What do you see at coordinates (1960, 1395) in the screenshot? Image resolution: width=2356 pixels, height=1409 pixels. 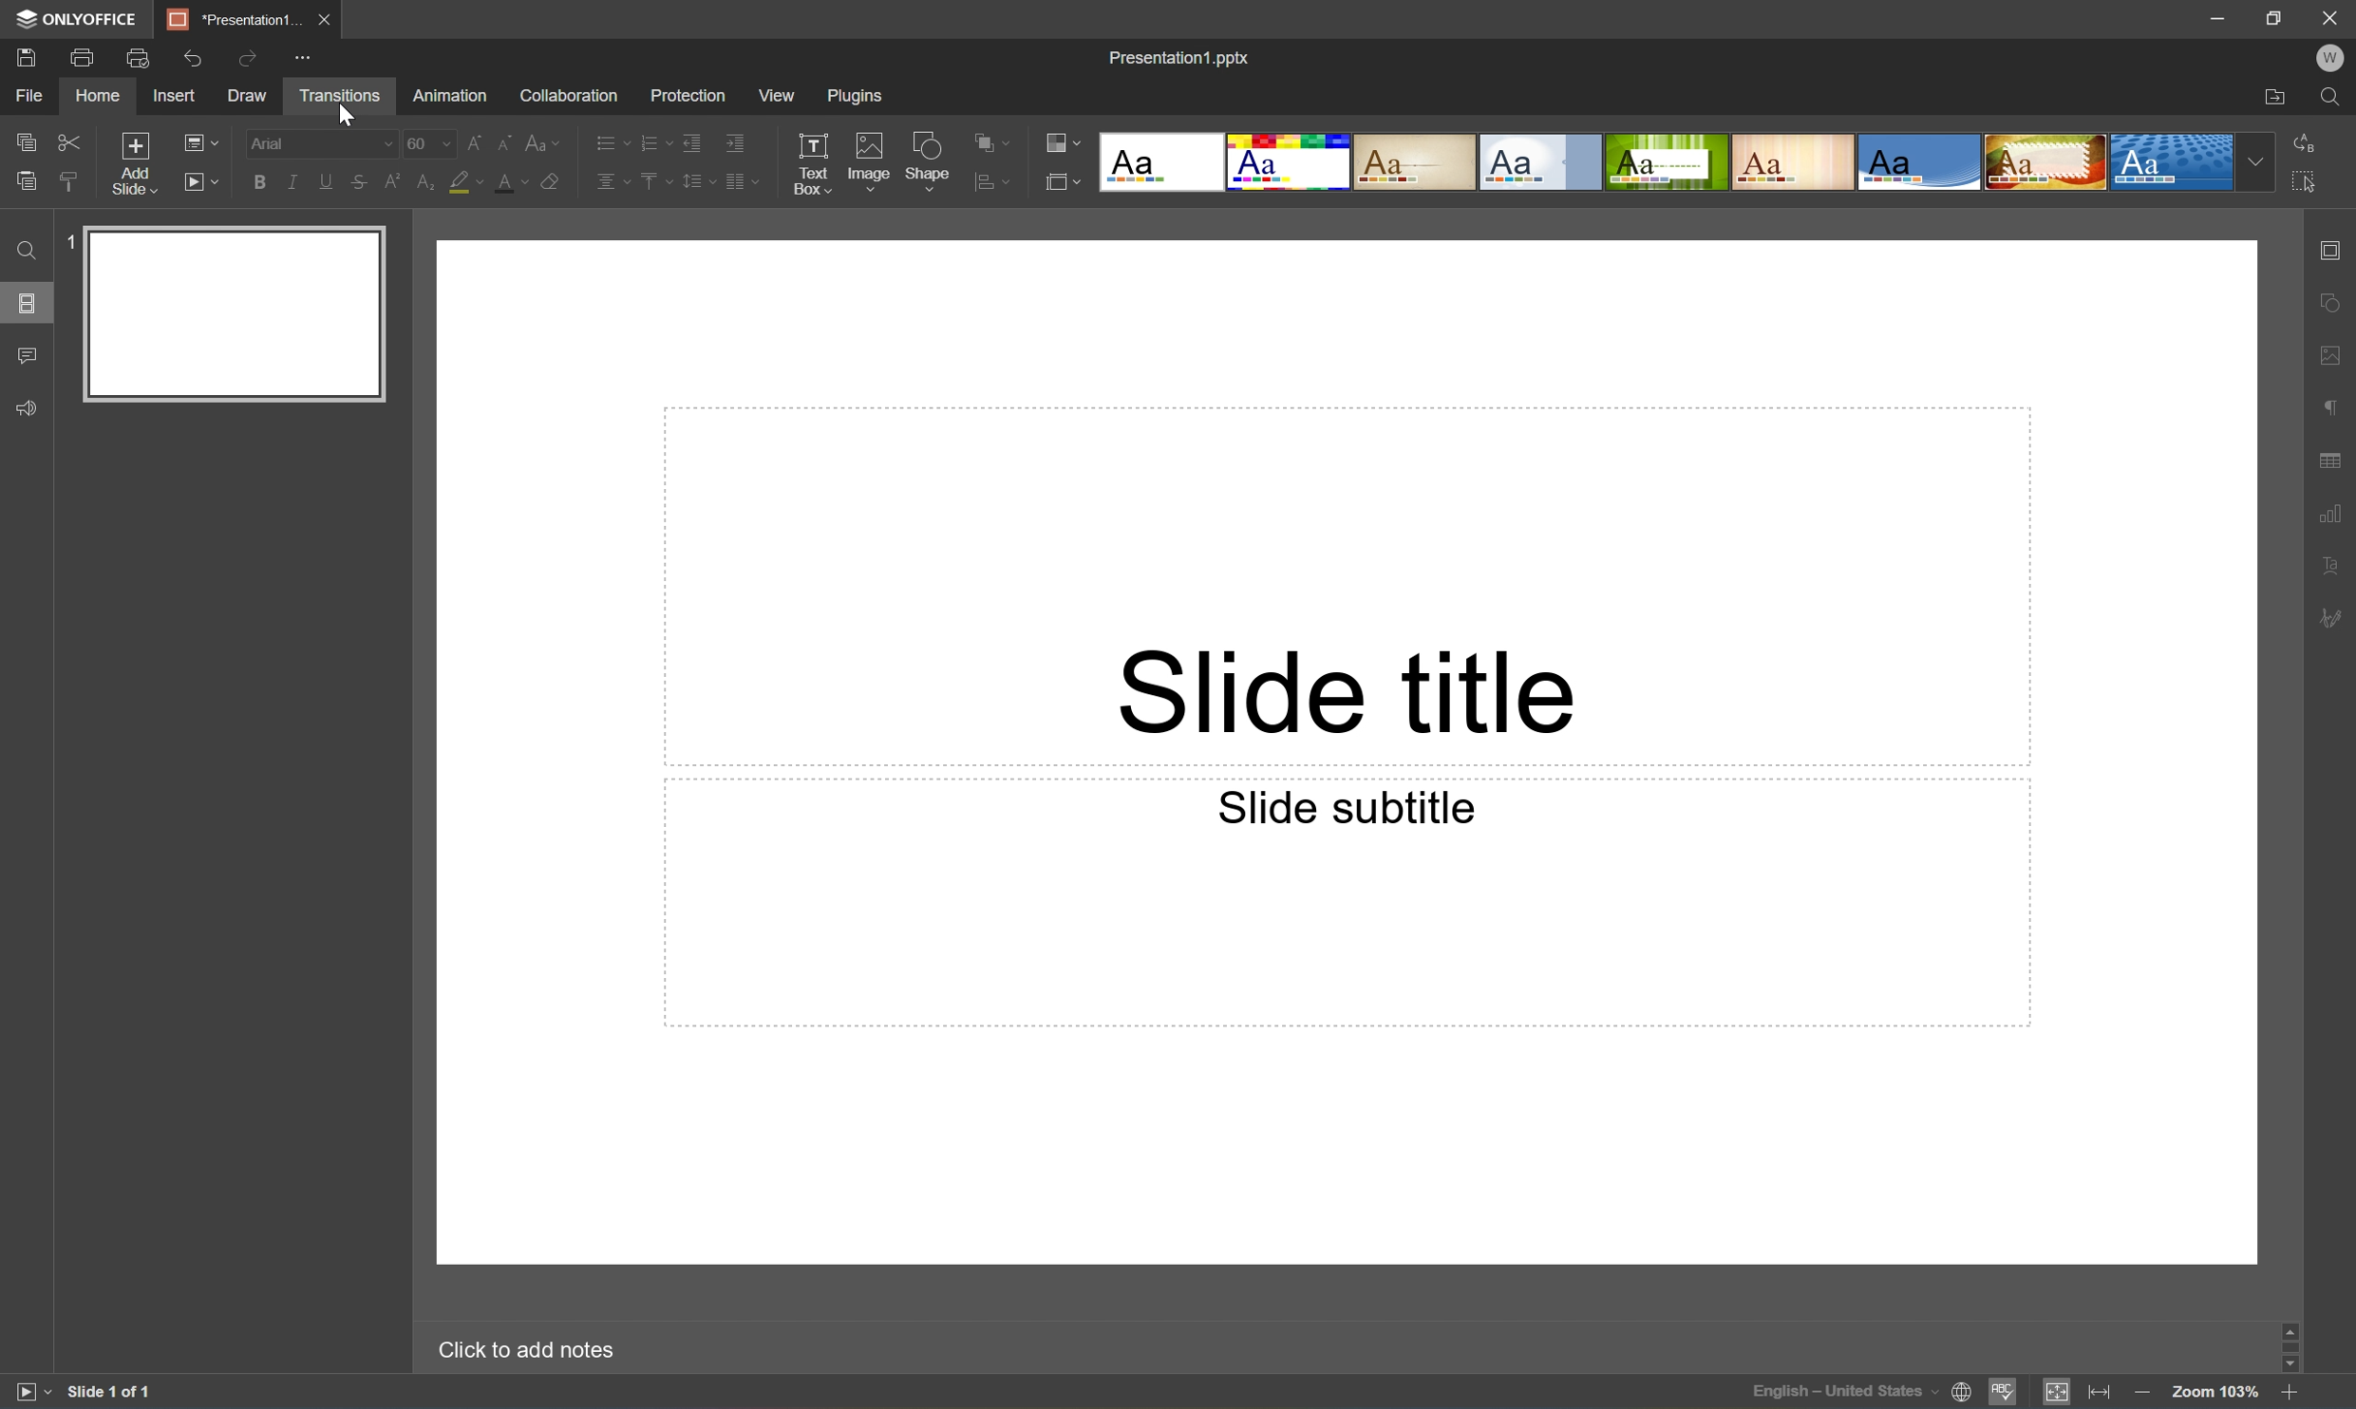 I see `Set document language` at bounding box center [1960, 1395].